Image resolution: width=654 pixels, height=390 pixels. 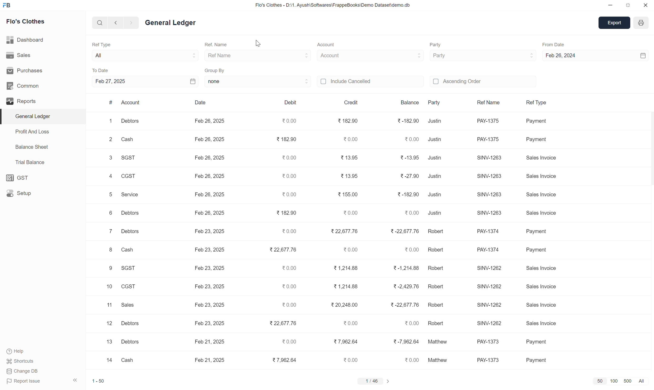 I want to click on feb 26, 2025, so click(x=208, y=306).